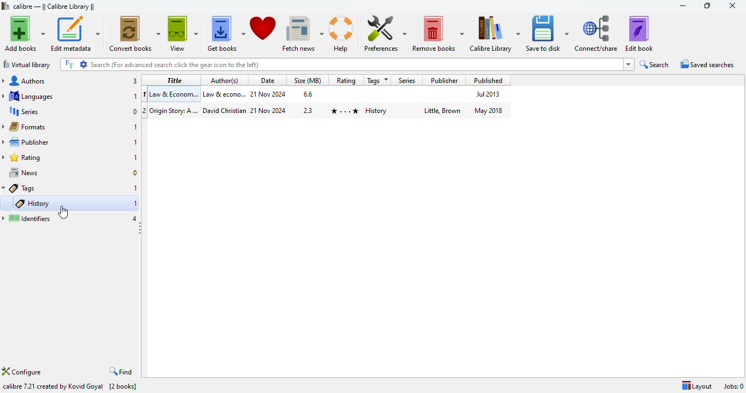  Describe the element at coordinates (345, 111) in the screenshot. I see `4 stars` at that location.